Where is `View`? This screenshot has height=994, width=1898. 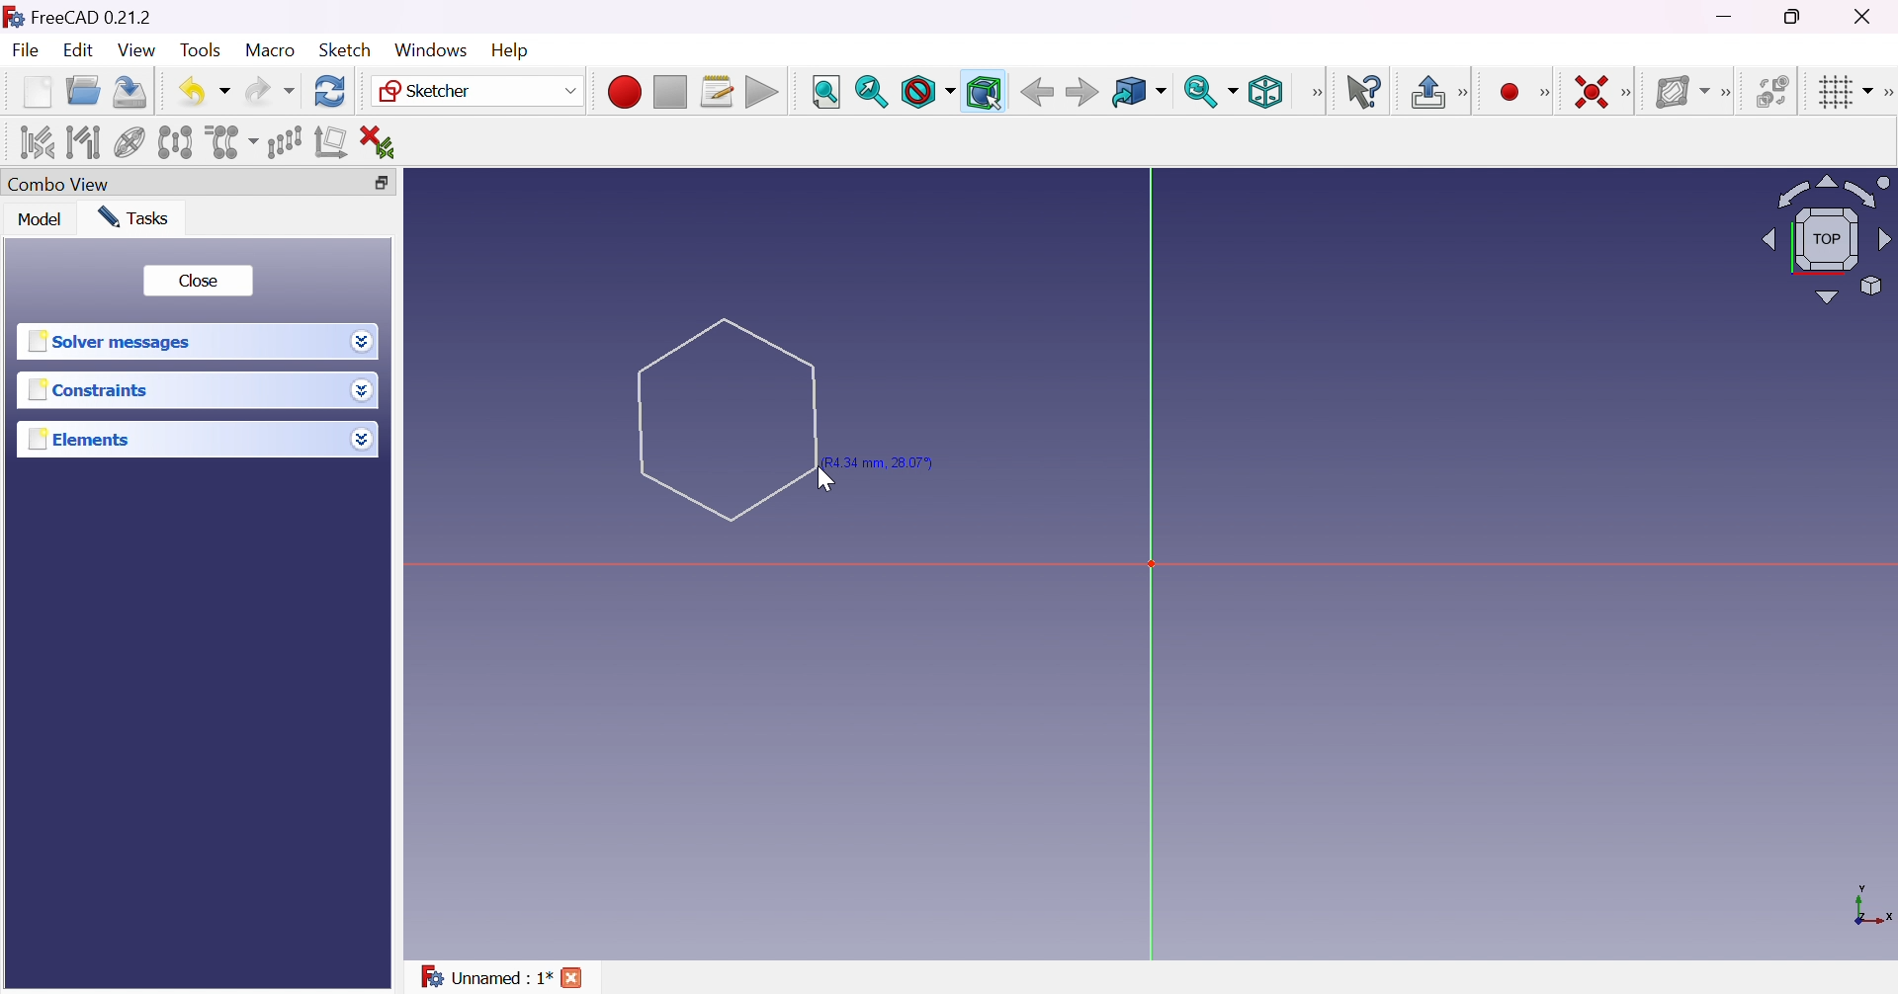 View is located at coordinates (137, 50).